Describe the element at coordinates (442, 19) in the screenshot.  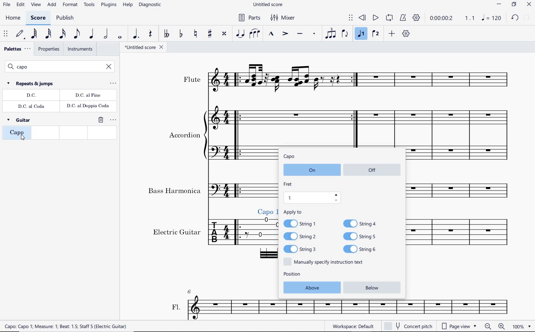
I see `playback time` at that location.